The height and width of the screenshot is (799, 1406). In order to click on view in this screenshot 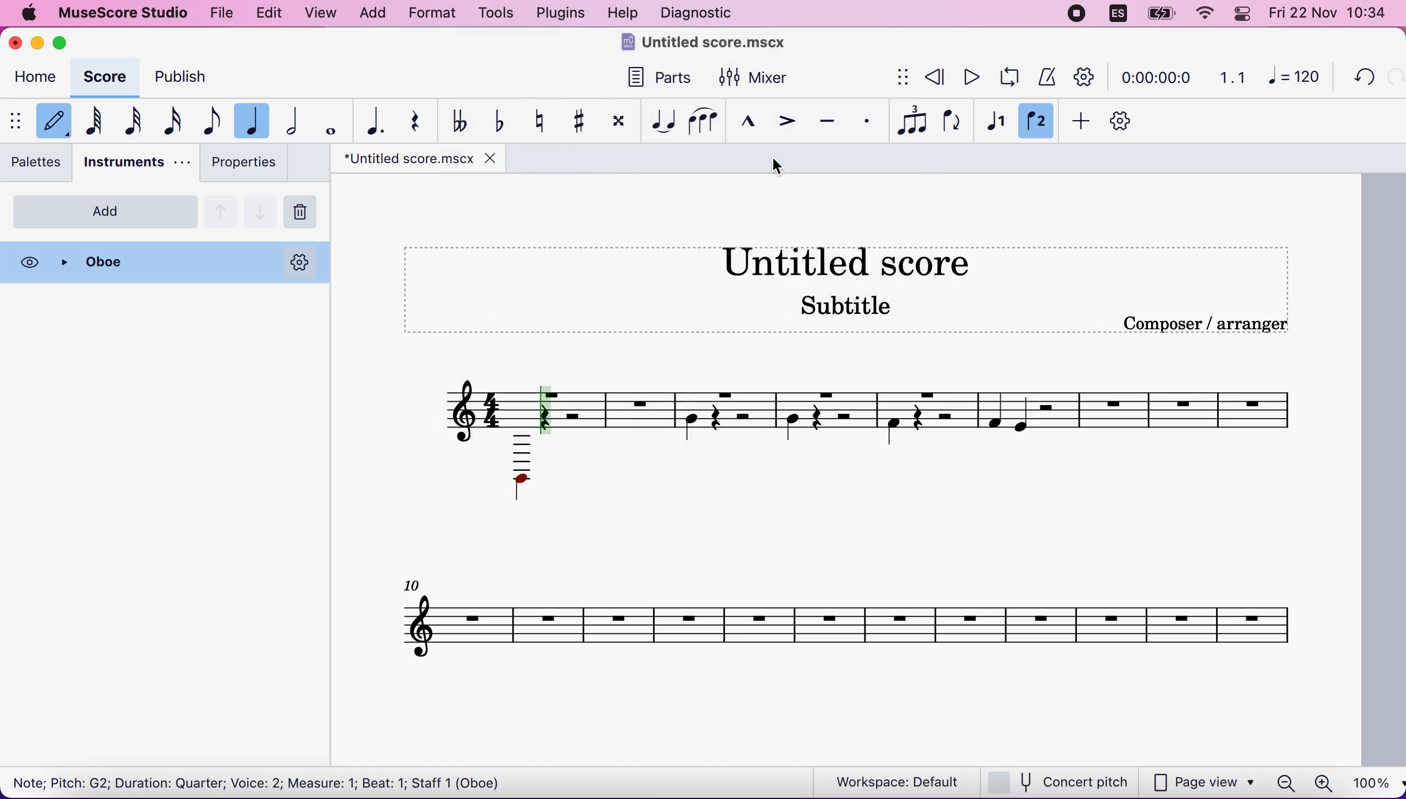, I will do `click(324, 15)`.